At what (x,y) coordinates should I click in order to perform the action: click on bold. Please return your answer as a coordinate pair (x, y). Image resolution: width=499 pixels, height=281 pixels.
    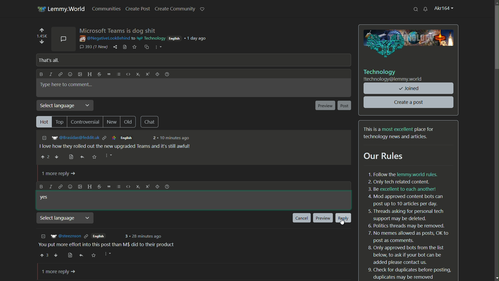
    Looking at the image, I should click on (40, 74).